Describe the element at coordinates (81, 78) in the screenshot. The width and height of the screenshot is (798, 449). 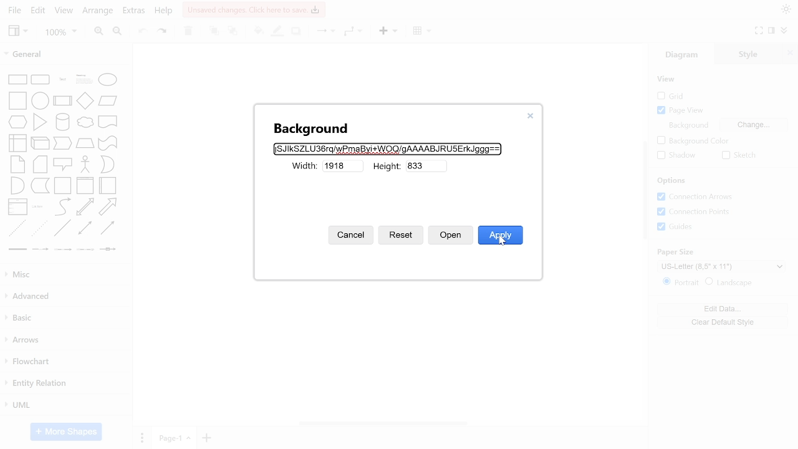
I see `general shapes` at that location.